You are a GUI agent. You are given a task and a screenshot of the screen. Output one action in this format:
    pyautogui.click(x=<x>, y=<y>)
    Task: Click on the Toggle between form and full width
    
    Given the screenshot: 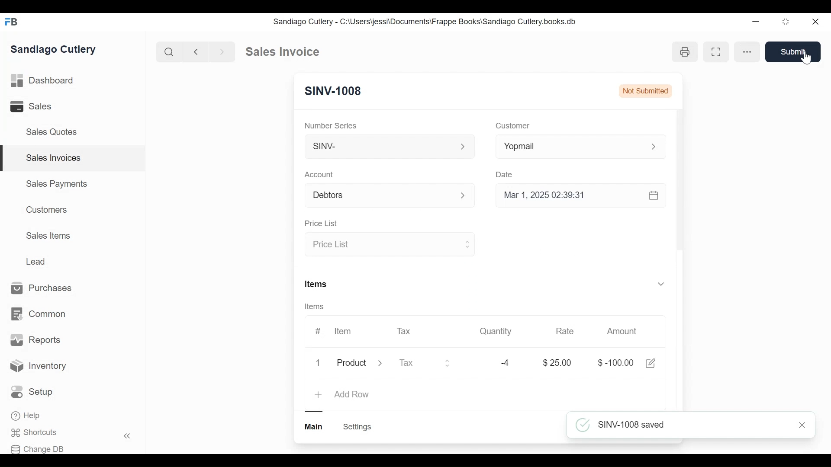 What is the action you would take?
    pyautogui.click(x=786, y=22)
    